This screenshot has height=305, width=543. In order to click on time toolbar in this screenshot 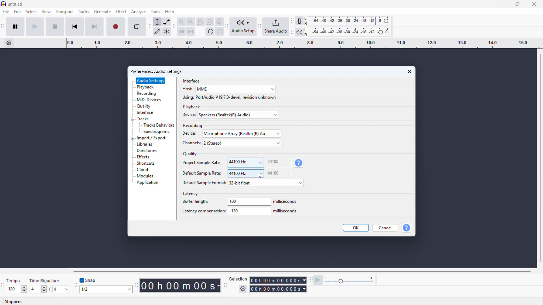, I will do `click(137, 286)`.